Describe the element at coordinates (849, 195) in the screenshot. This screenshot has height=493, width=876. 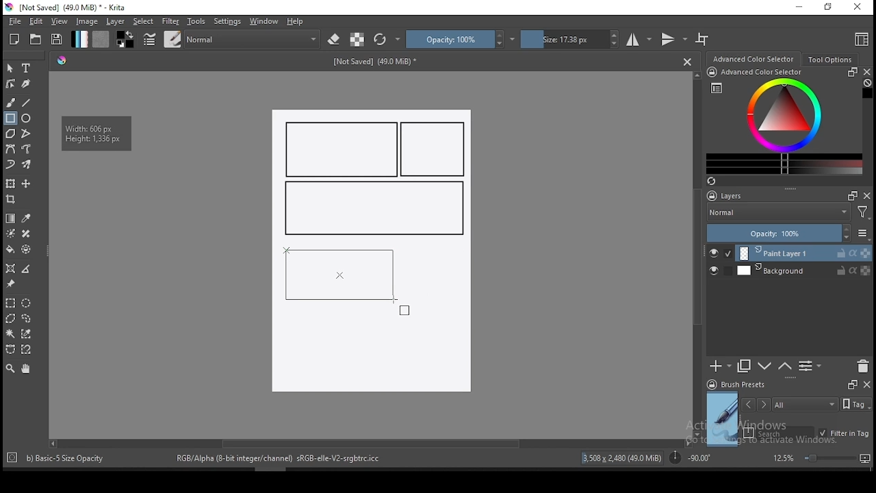
I see `Frames` at that location.